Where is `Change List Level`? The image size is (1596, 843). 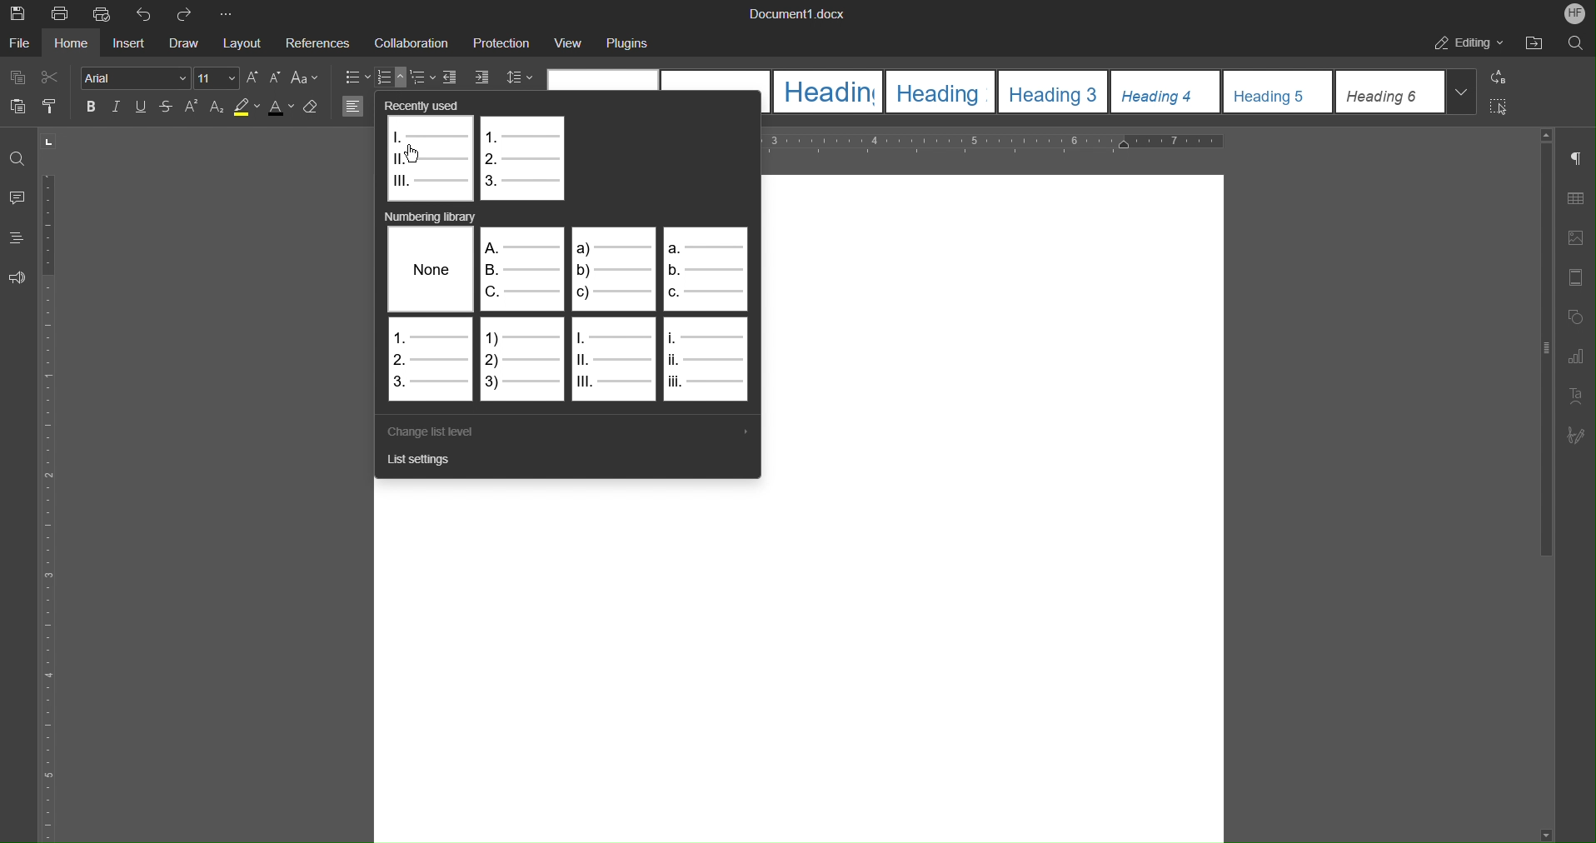
Change List Level is located at coordinates (430, 431).